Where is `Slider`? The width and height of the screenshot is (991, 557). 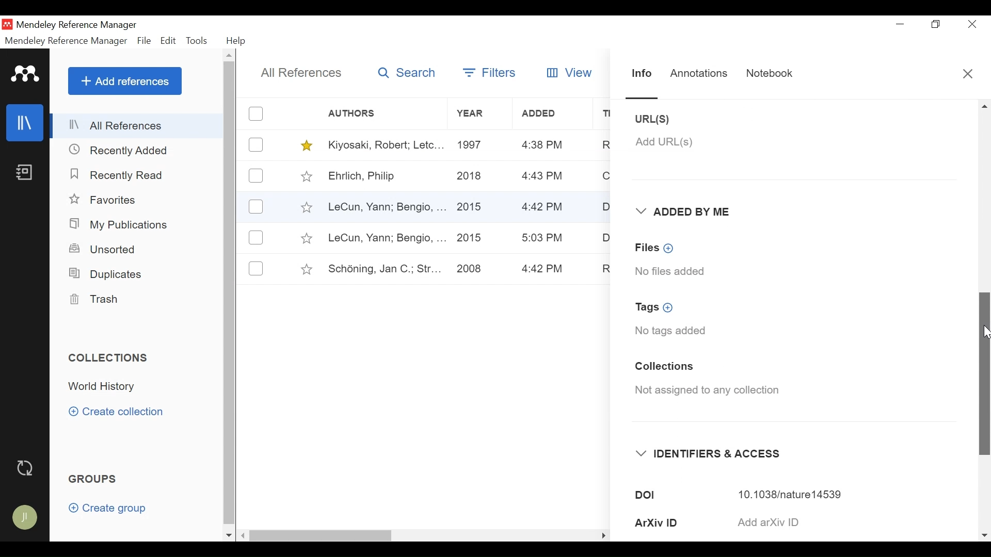
Slider is located at coordinates (644, 97).